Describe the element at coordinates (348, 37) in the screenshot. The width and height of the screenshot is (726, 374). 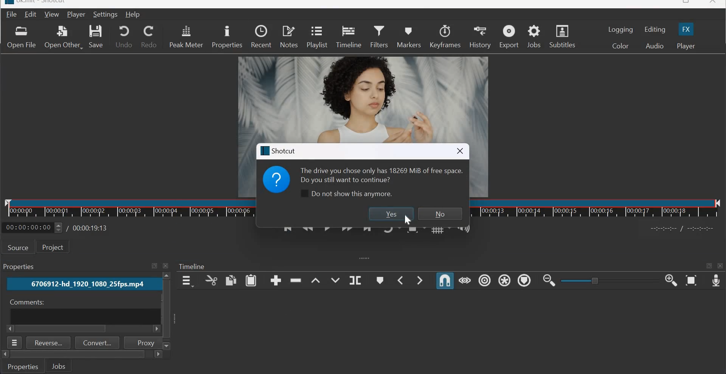
I see `Timeline` at that location.